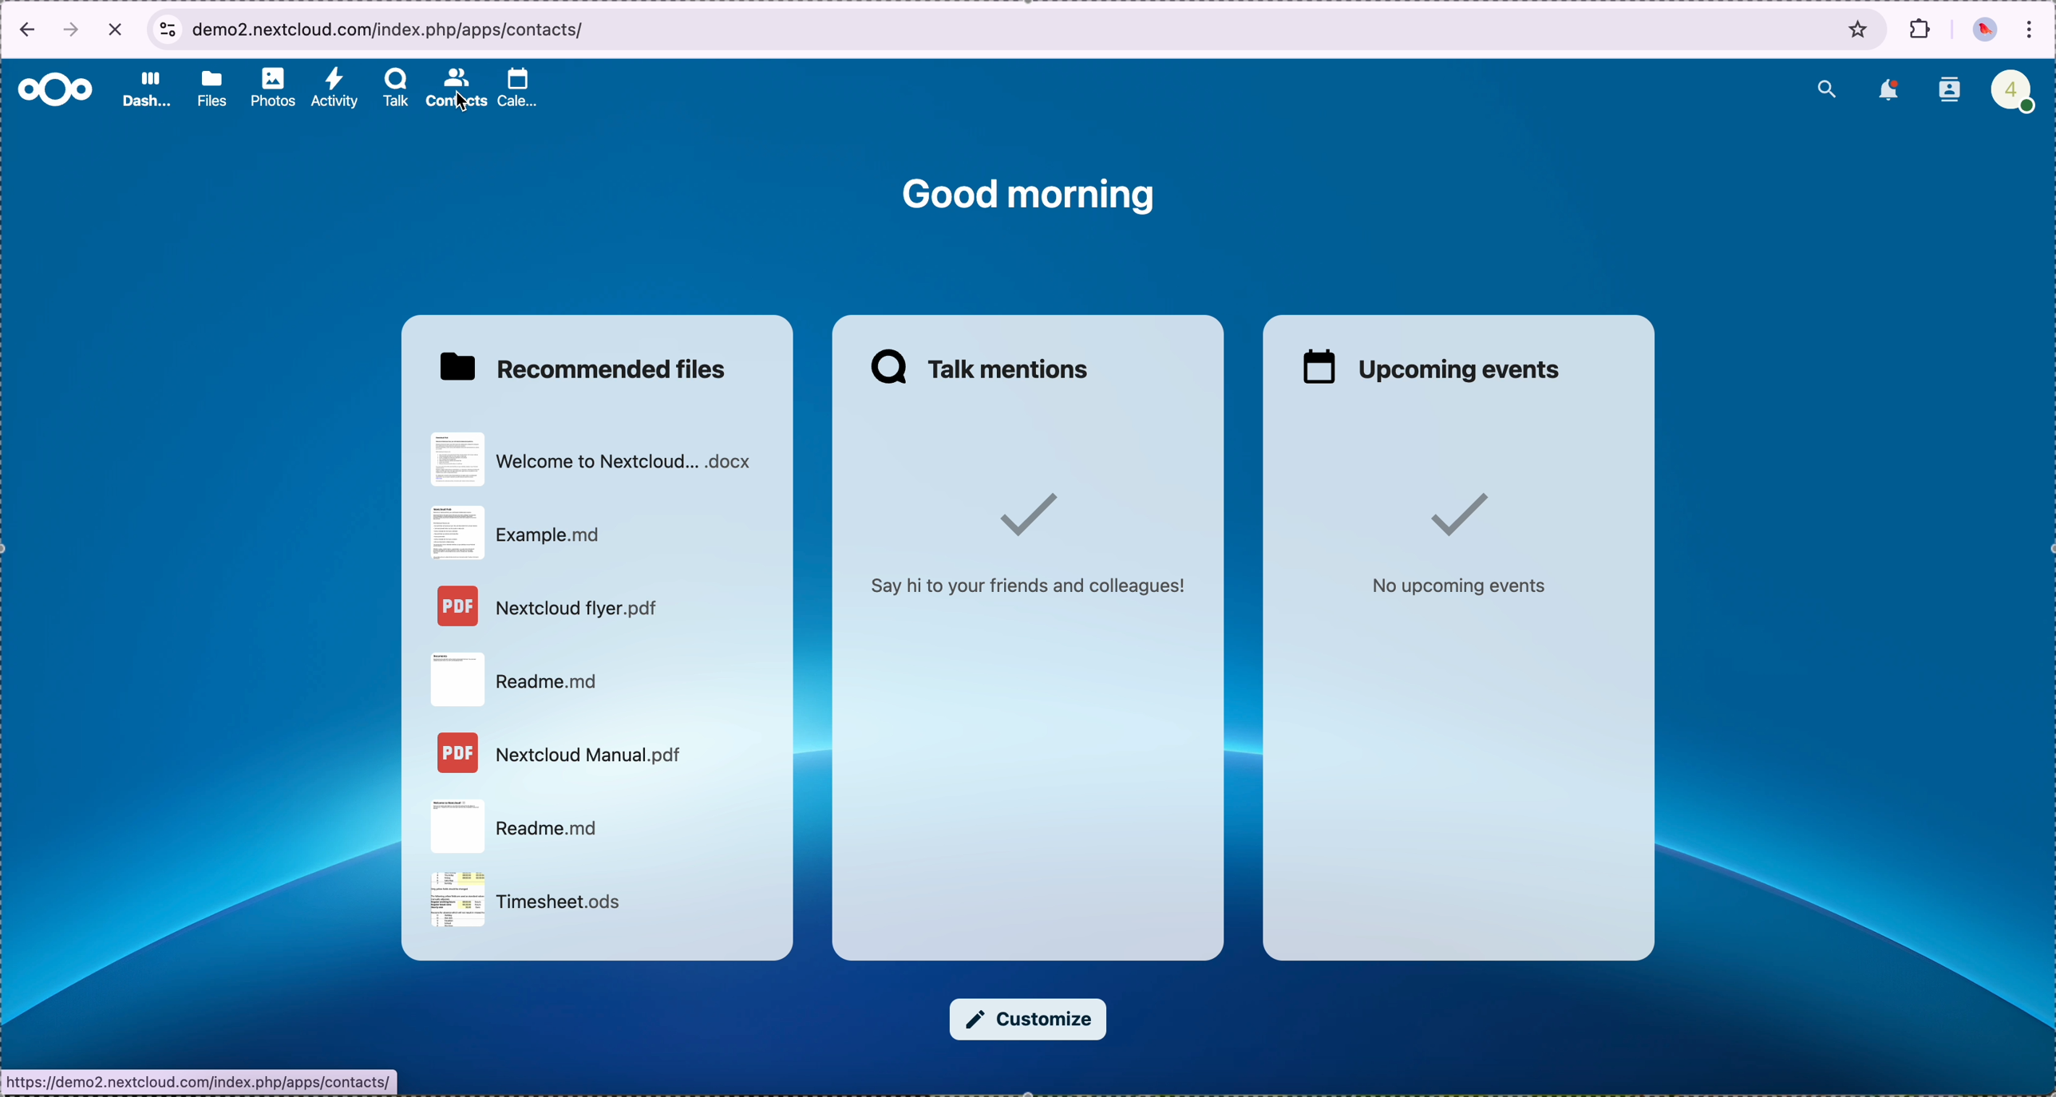 The image size is (2056, 1097). What do you see at coordinates (1030, 195) in the screenshot?
I see `good morning` at bounding box center [1030, 195].